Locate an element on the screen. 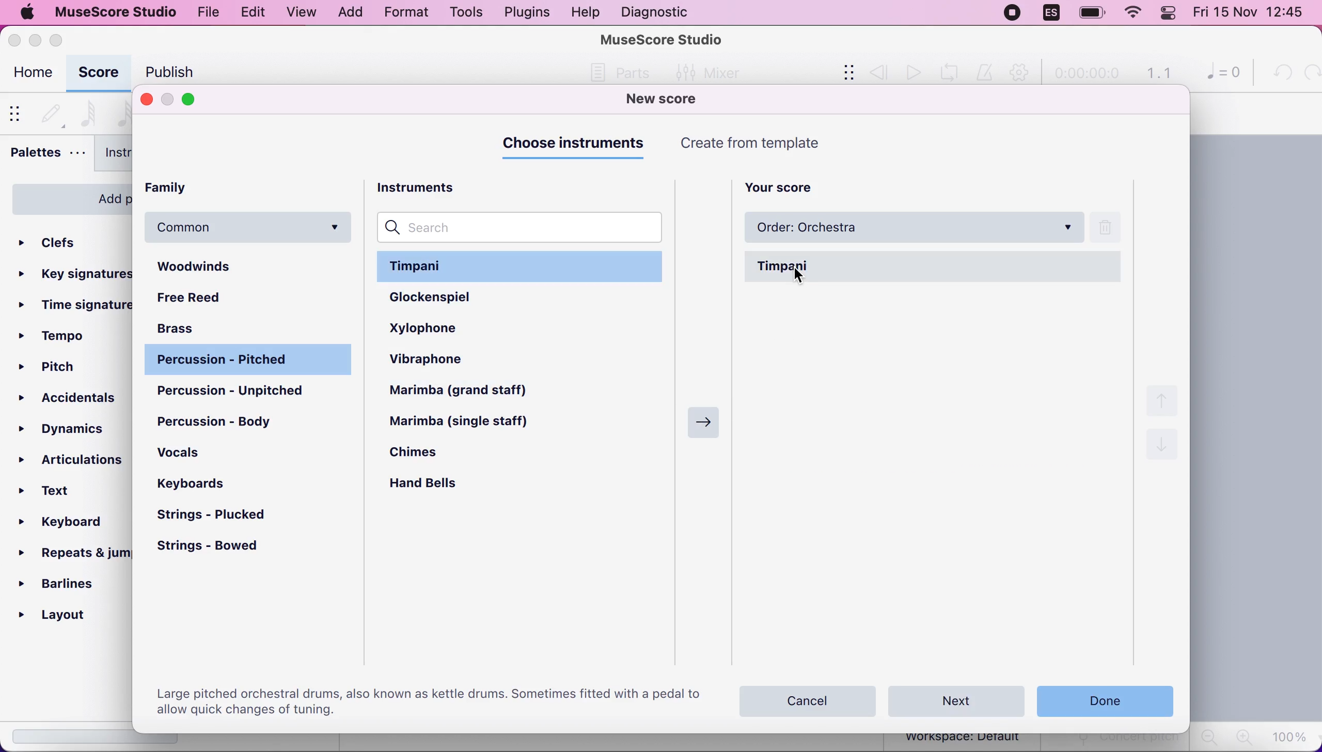 The width and height of the screenshot is (1322, 752). review is located at coordinates (879, 72).